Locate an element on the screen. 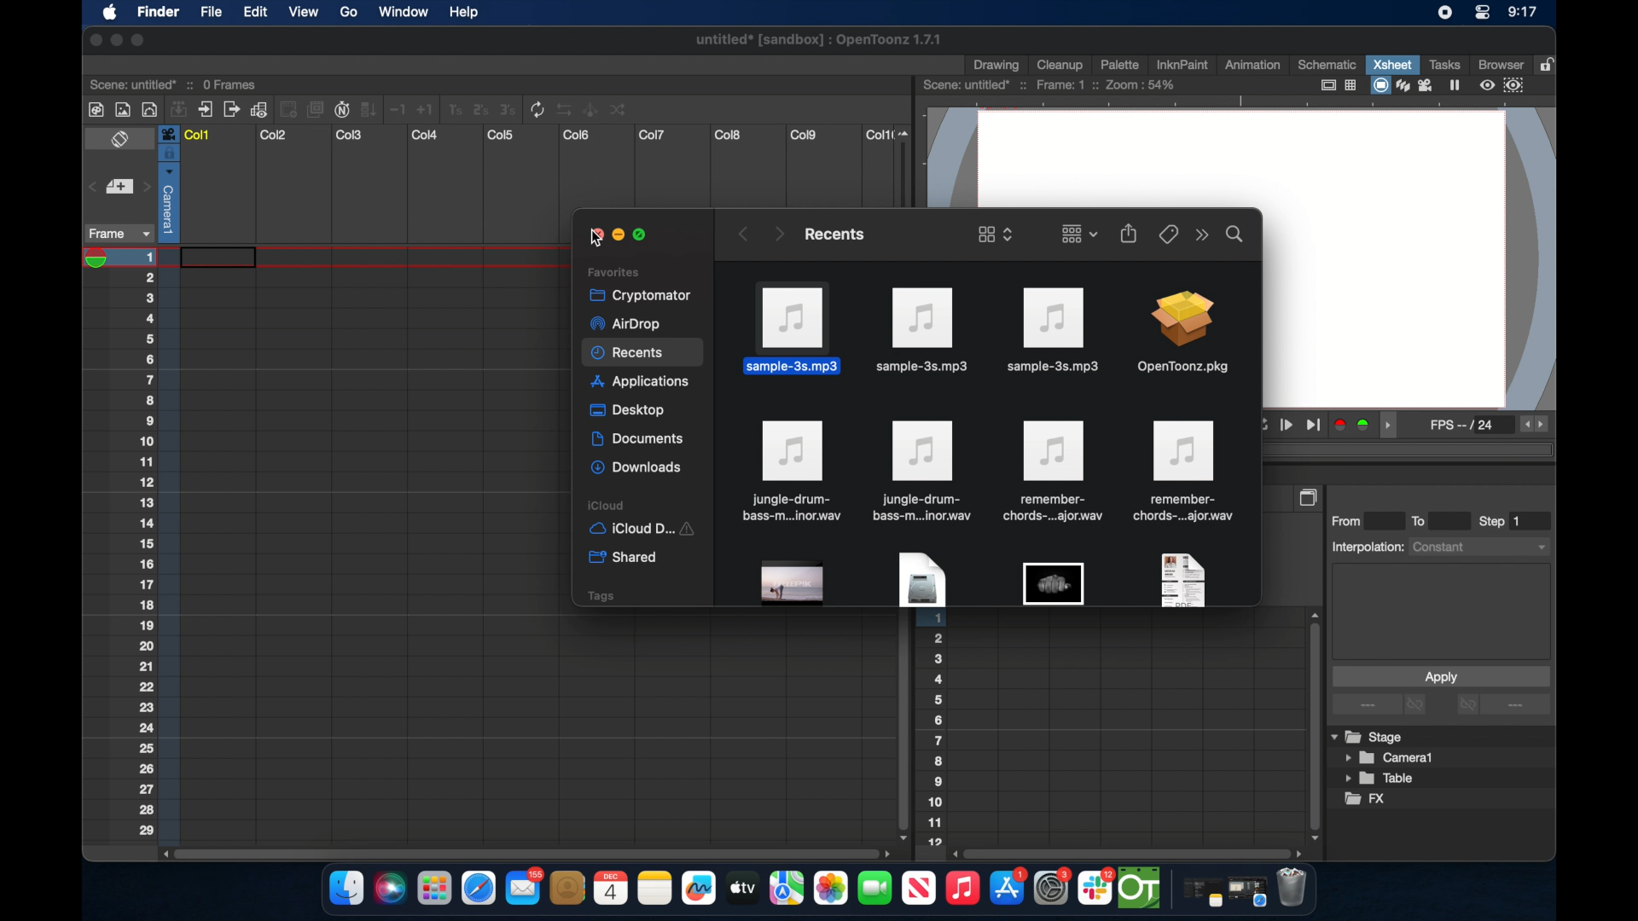 This screenshot has width=1638, height=921. preview is located at coordinates (1504, 85).